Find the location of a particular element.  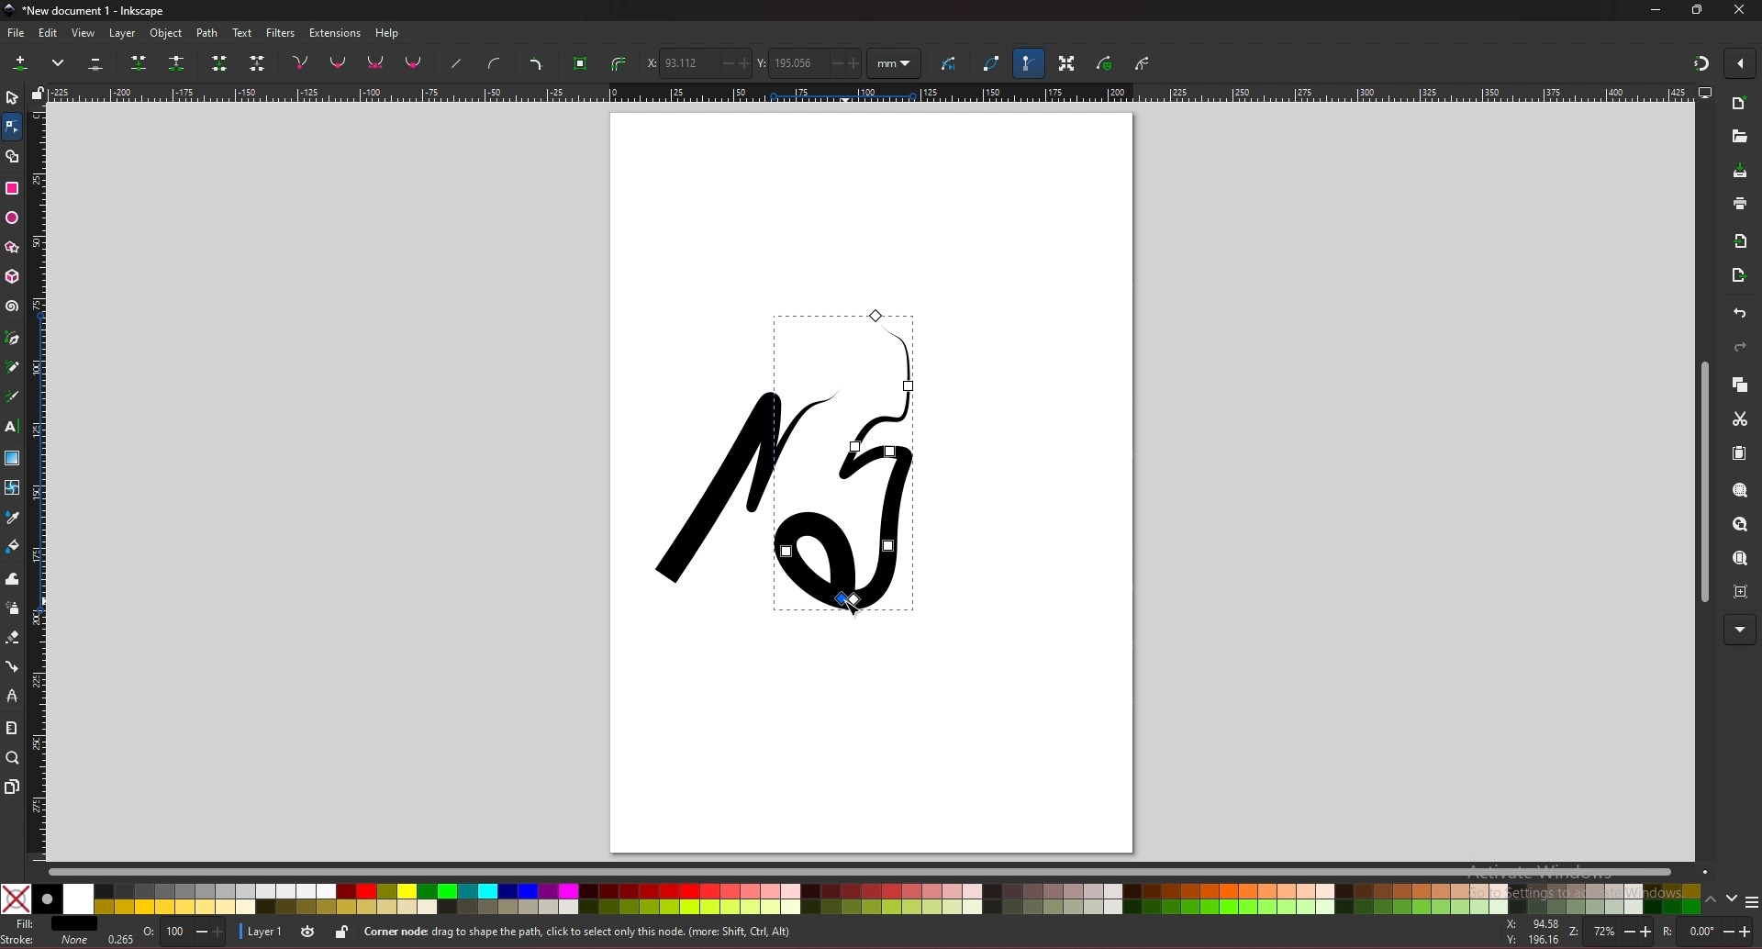

open is located at coordinates (1739, 137).